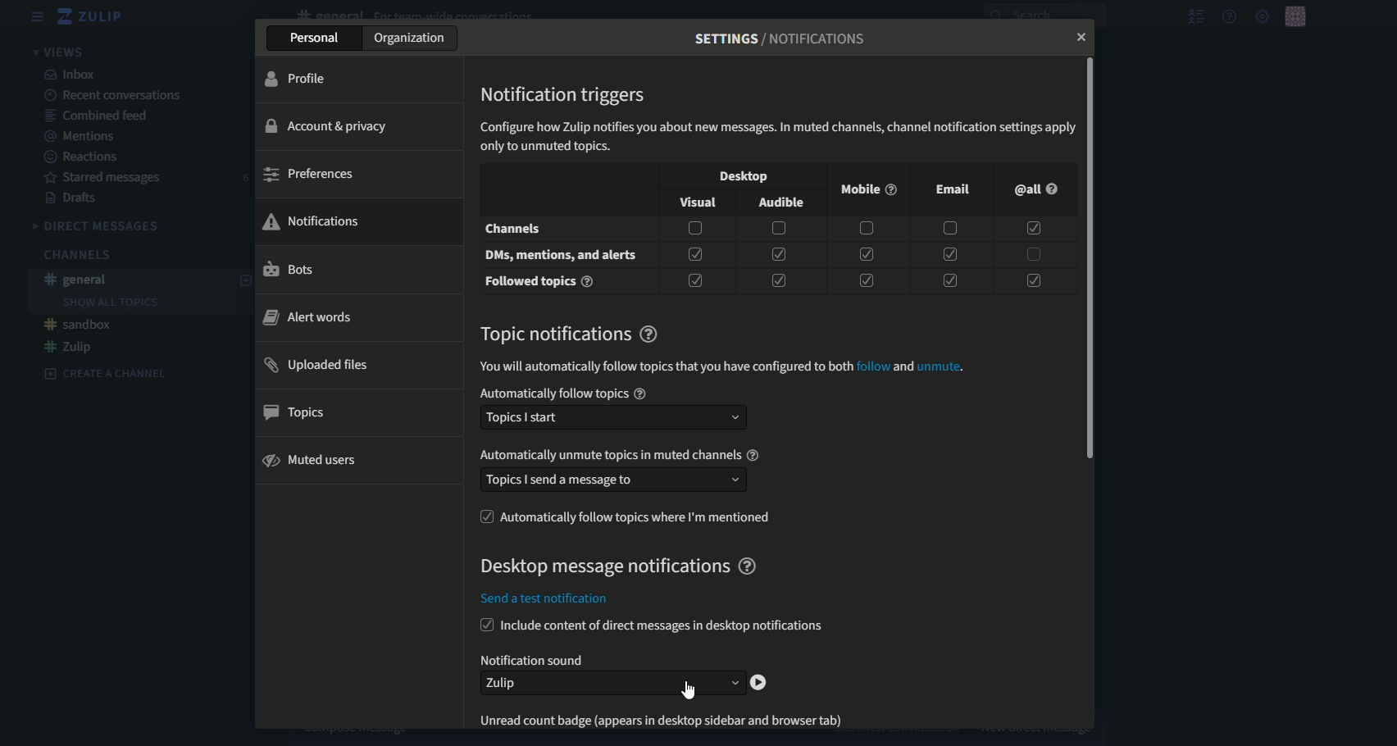 This screenshot has width=1397, height=746. What do you see at coordinates (1034, 229) in the screenshot?
I see `checkbox` at bounding box center [1034, 229].